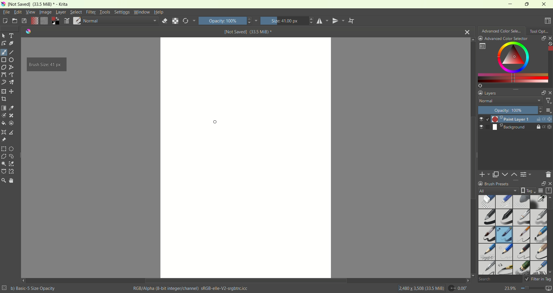 Image resolution: width=553 pixels, height=293 pixels. What do you see at coordinates (527, 190) in the screenshot?
I see `tags` at bounding box center [527, 190].